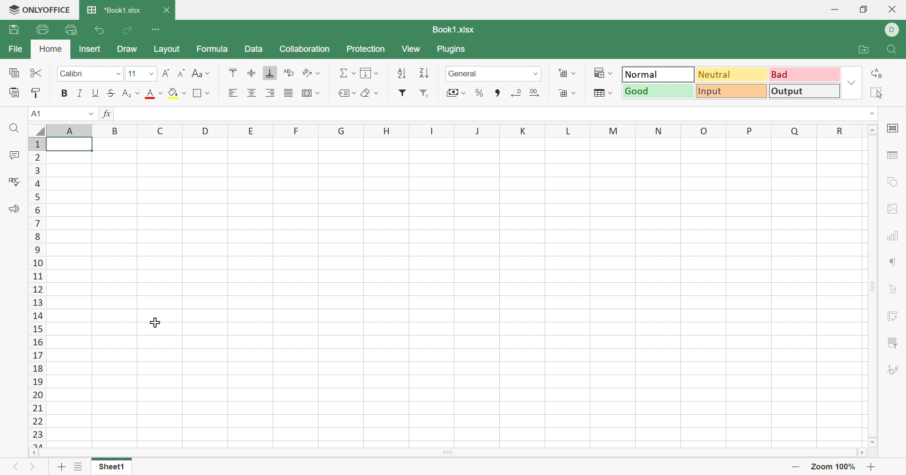 The image size is (906, 475). I want to click on Input, so click(730, 92).